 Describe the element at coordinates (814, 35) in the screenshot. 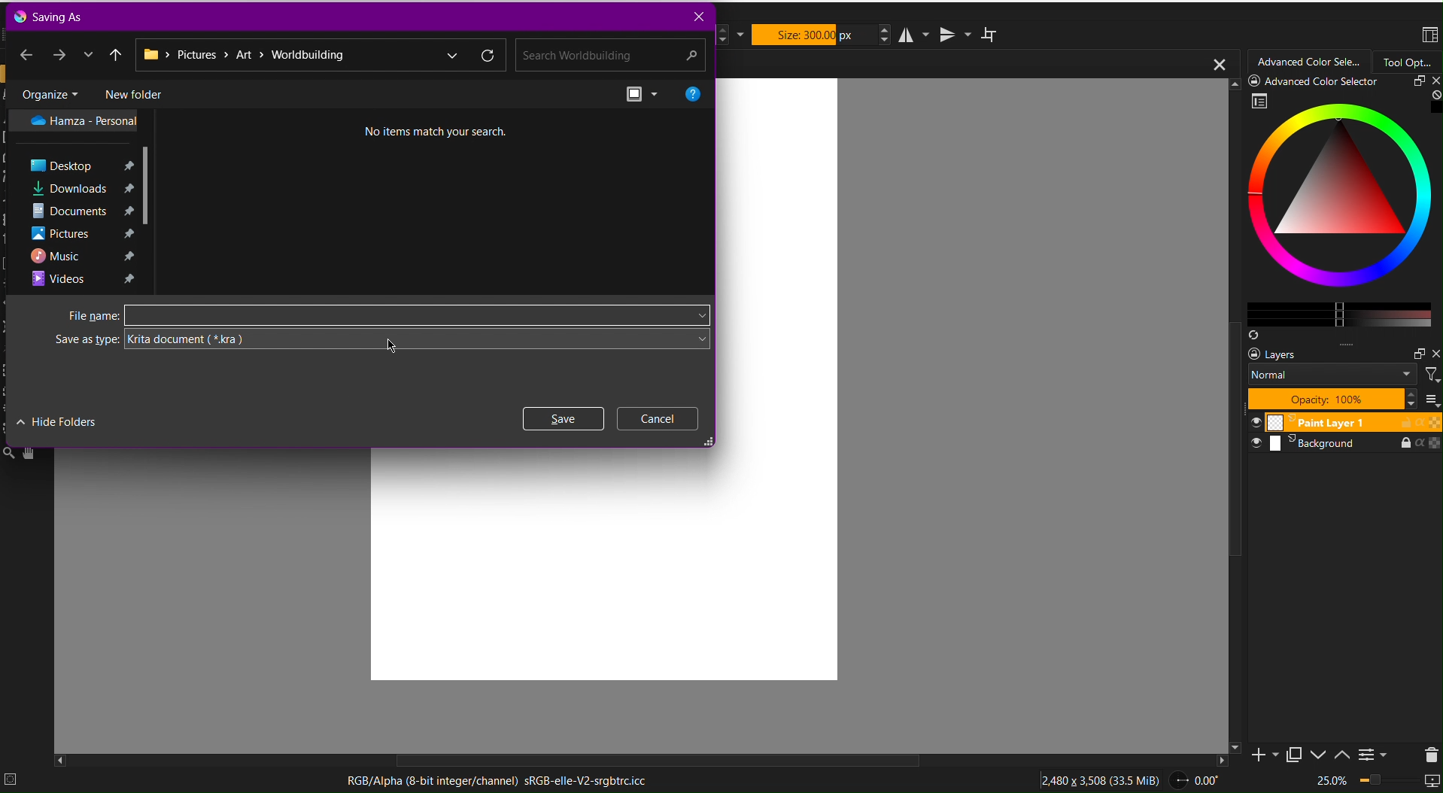

I see `Size` at that location.